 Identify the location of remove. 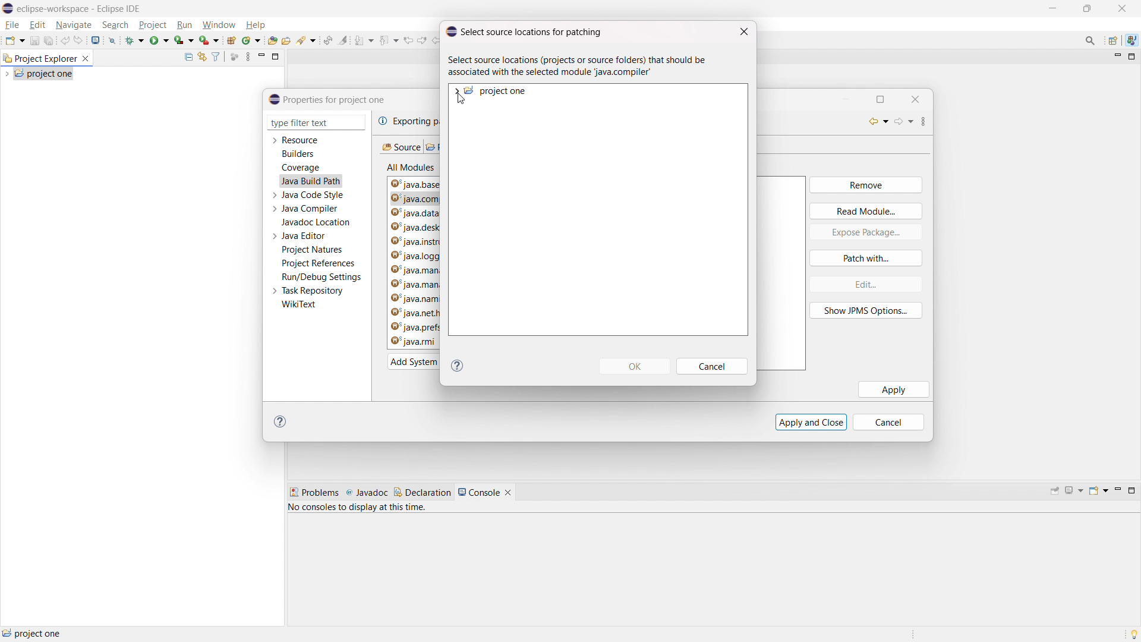
(865, 185).